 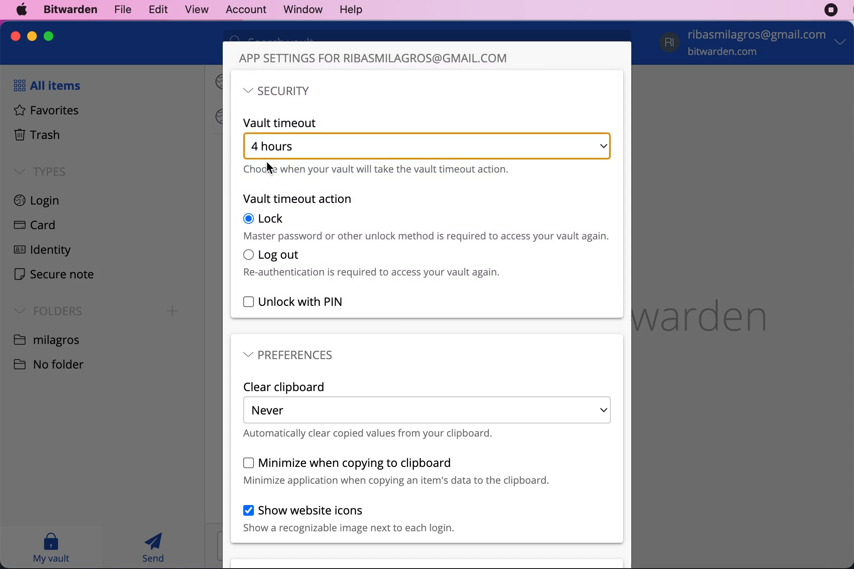 What do you see at coordinates (36, 136) in the screenshot?
I see `trash` at bounding box center [36, 136].